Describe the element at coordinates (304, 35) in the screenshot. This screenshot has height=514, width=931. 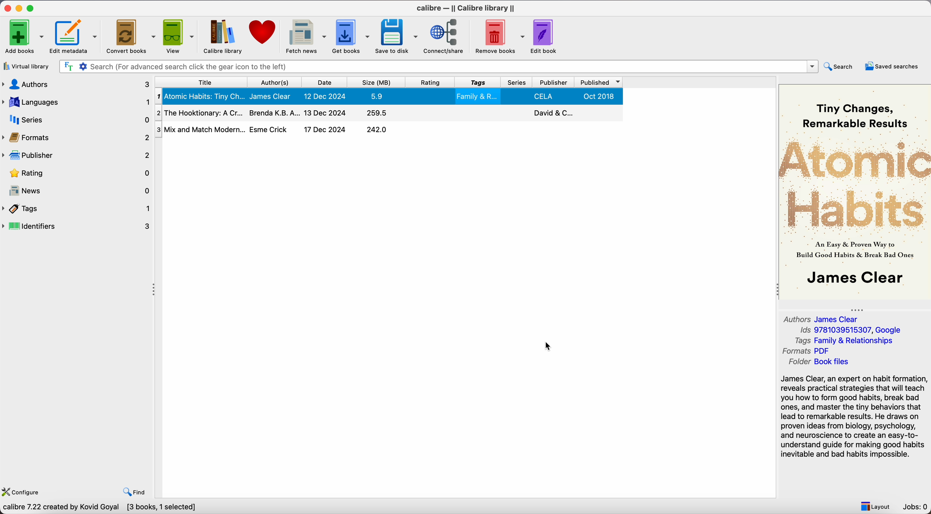
I see `fetch news` at that location.